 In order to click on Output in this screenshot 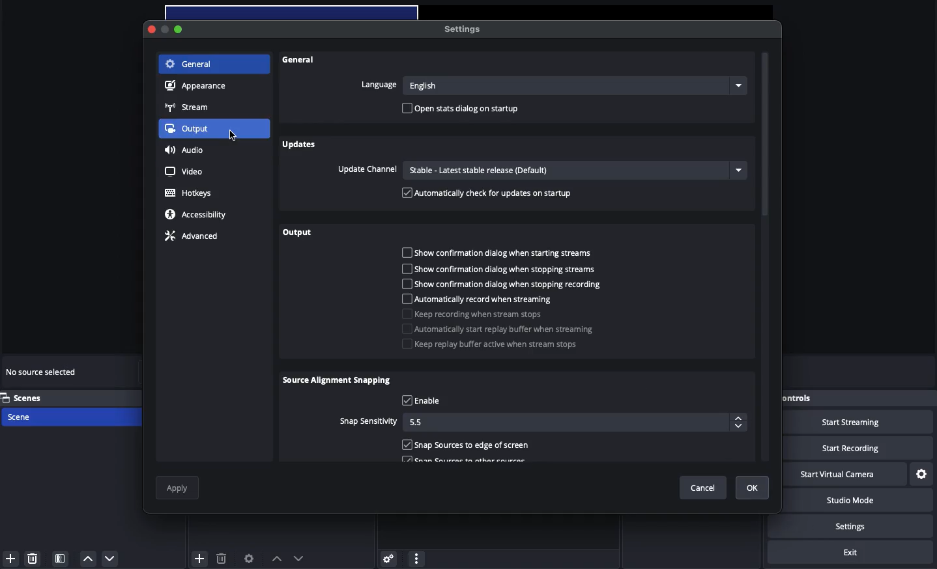, I will do `click(297, 232)`.